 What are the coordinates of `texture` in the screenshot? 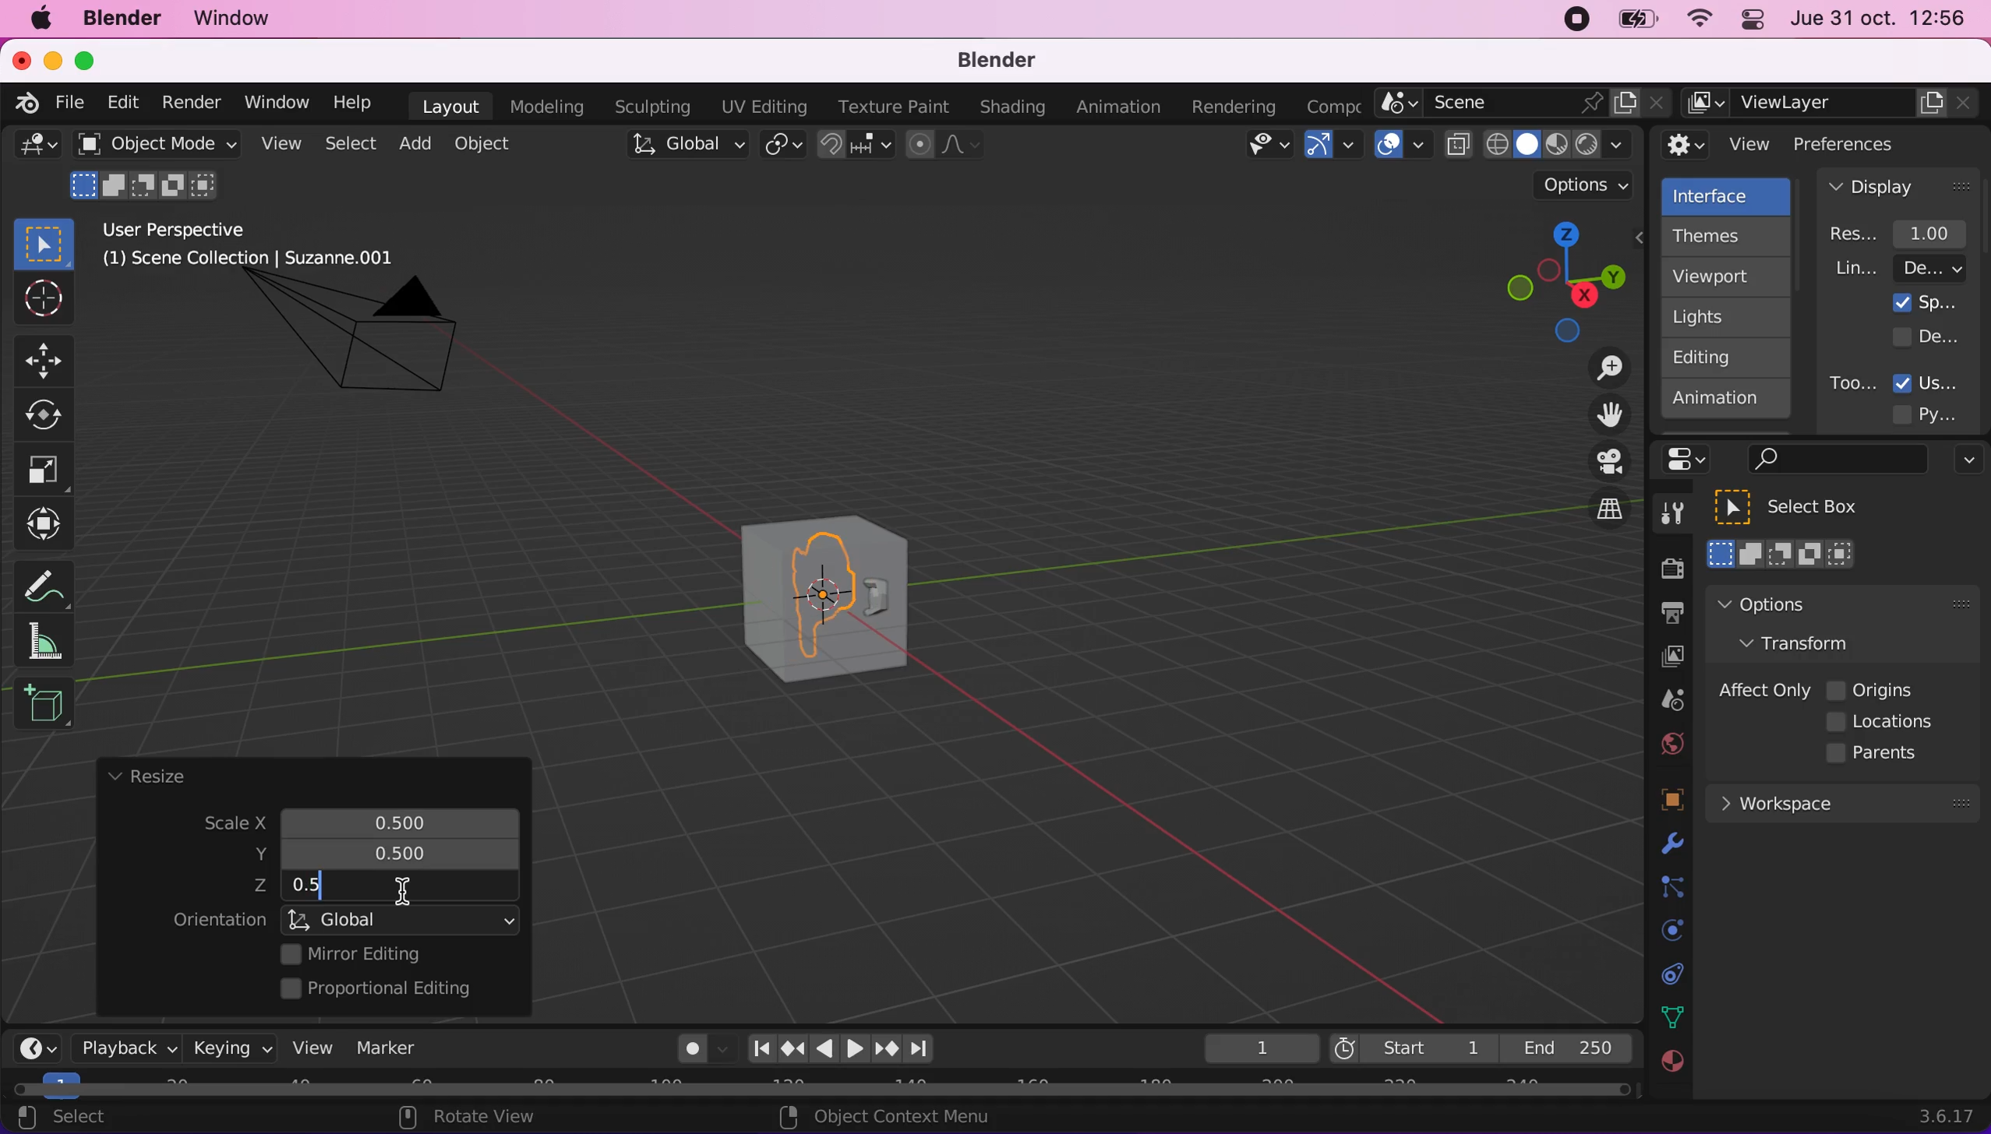 It's located at (1670, 1069).